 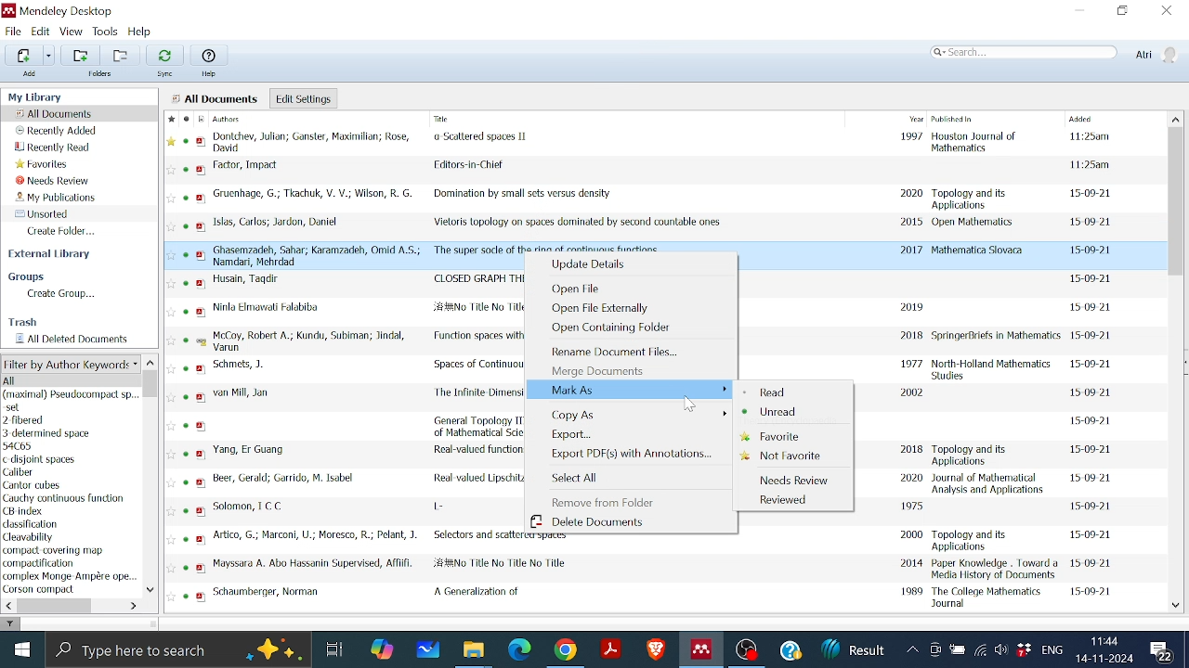 What do you see at coordinates (35, 96) in the screenshot?
I see `My Library` at bounding box center [35, 96].